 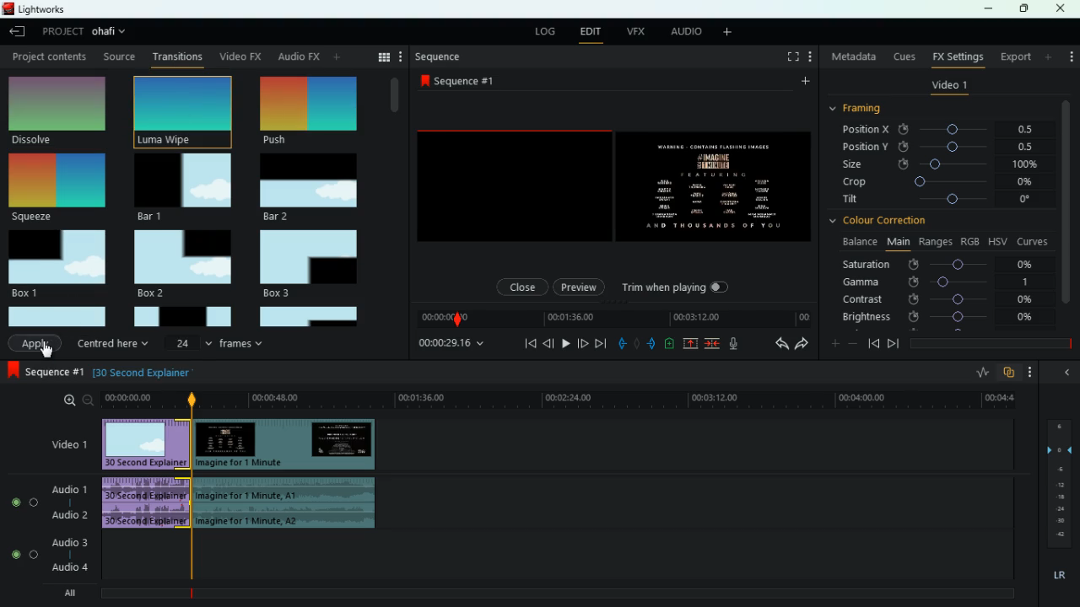 What do you see at coordinates (679, 287) in the screenshot?
I see `trim when playing` at bounding box center [679, 287].